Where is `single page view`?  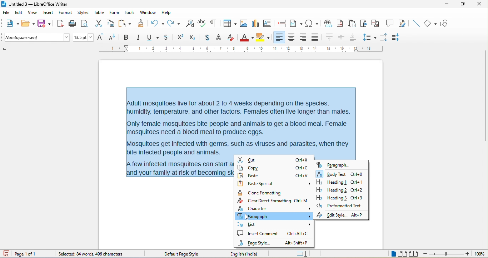
single page view is located at coordinates (390, 254).